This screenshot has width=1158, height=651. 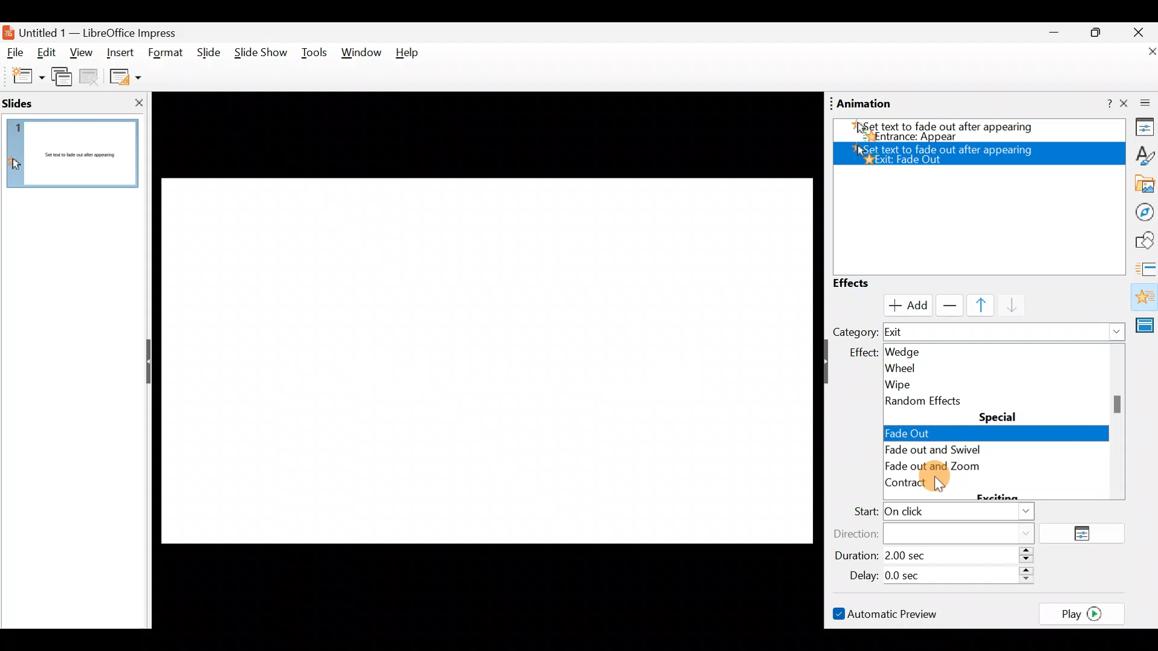 I want to click on Master slides, so click(x=1147, y=324).